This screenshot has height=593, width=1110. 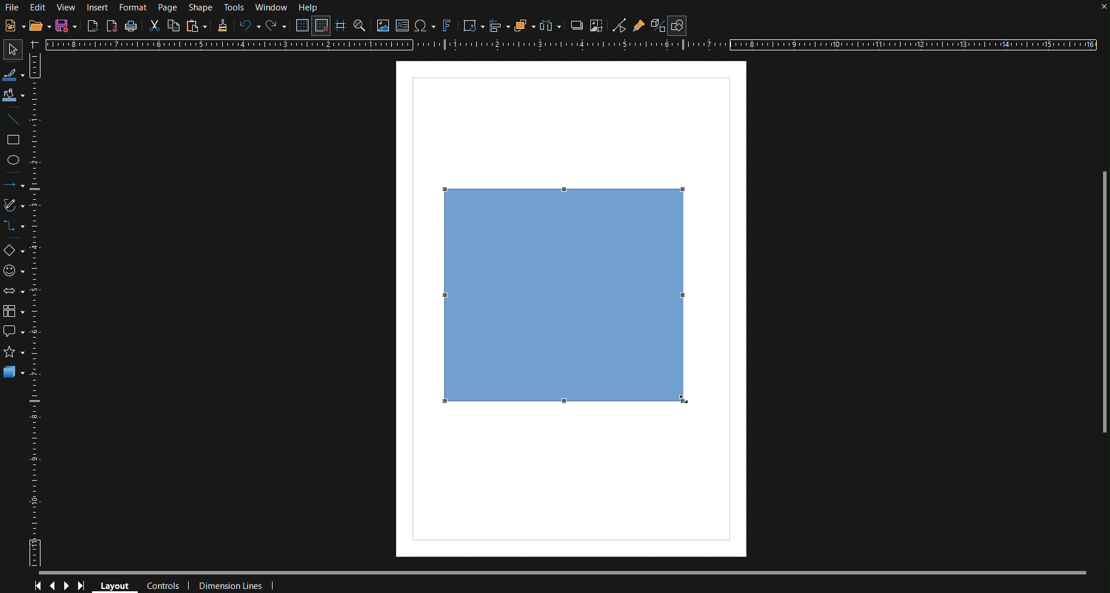 I want to click on Help, so click(x=310, y=8).